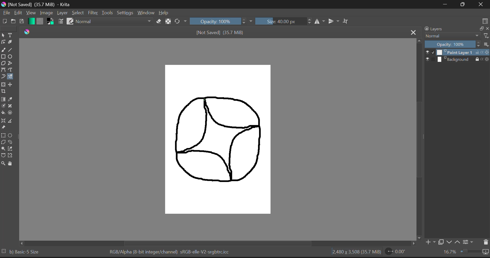  Describe the element at coordinates (3, 128) in the screenshot. I see `Reference Images` at that location.